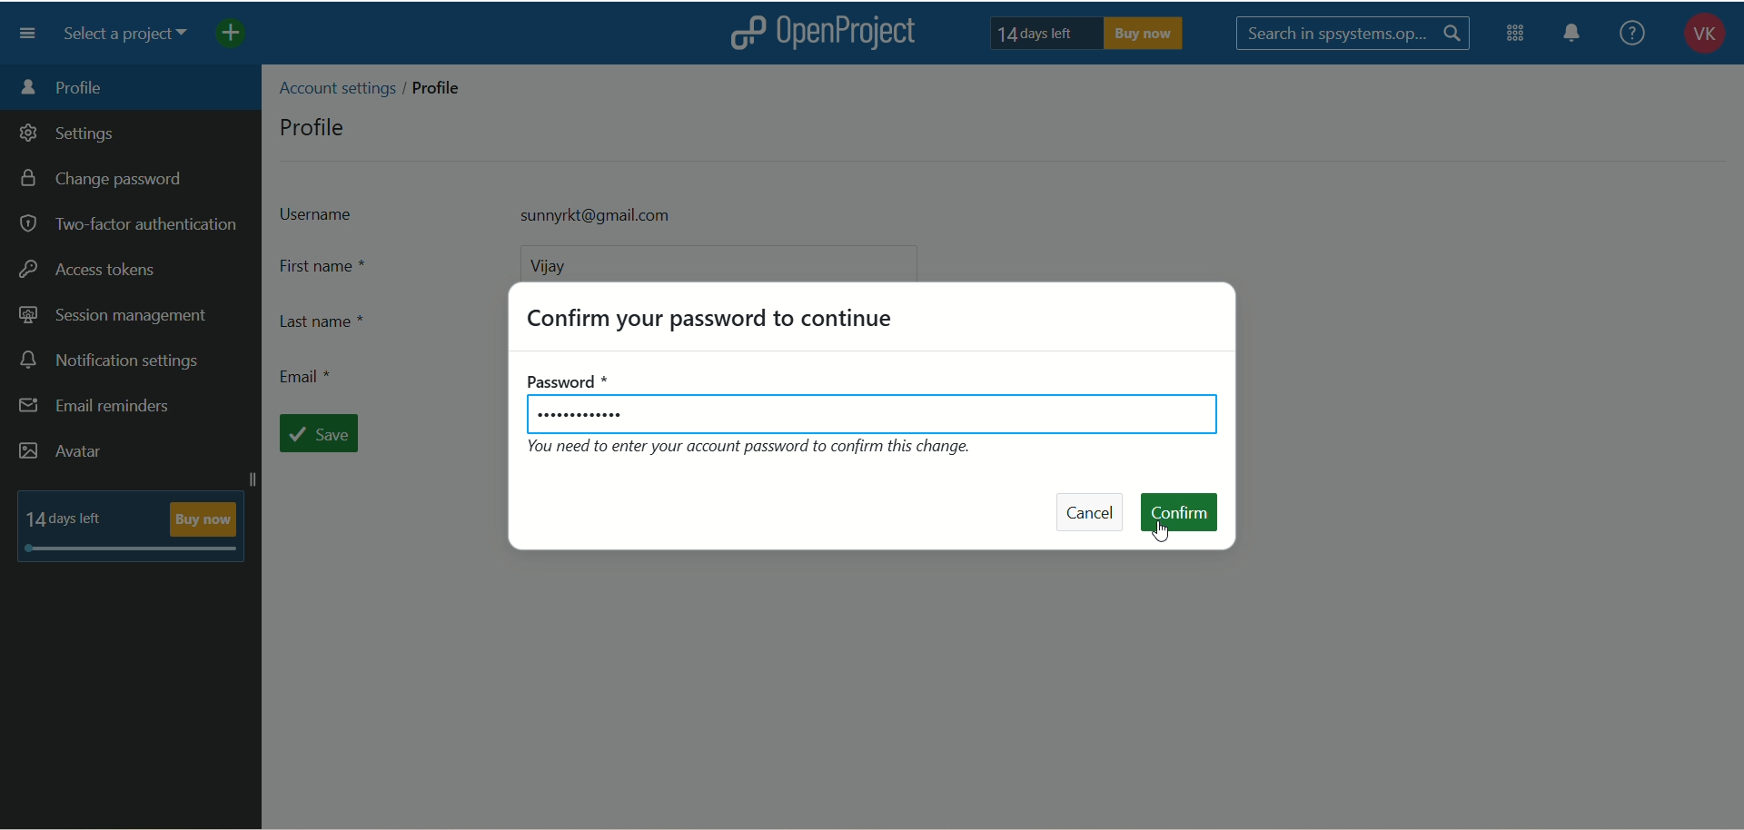  What do you see at coordinates (68, 136) in the screenshot?
I see `settings` at bounding box center [68, 136].